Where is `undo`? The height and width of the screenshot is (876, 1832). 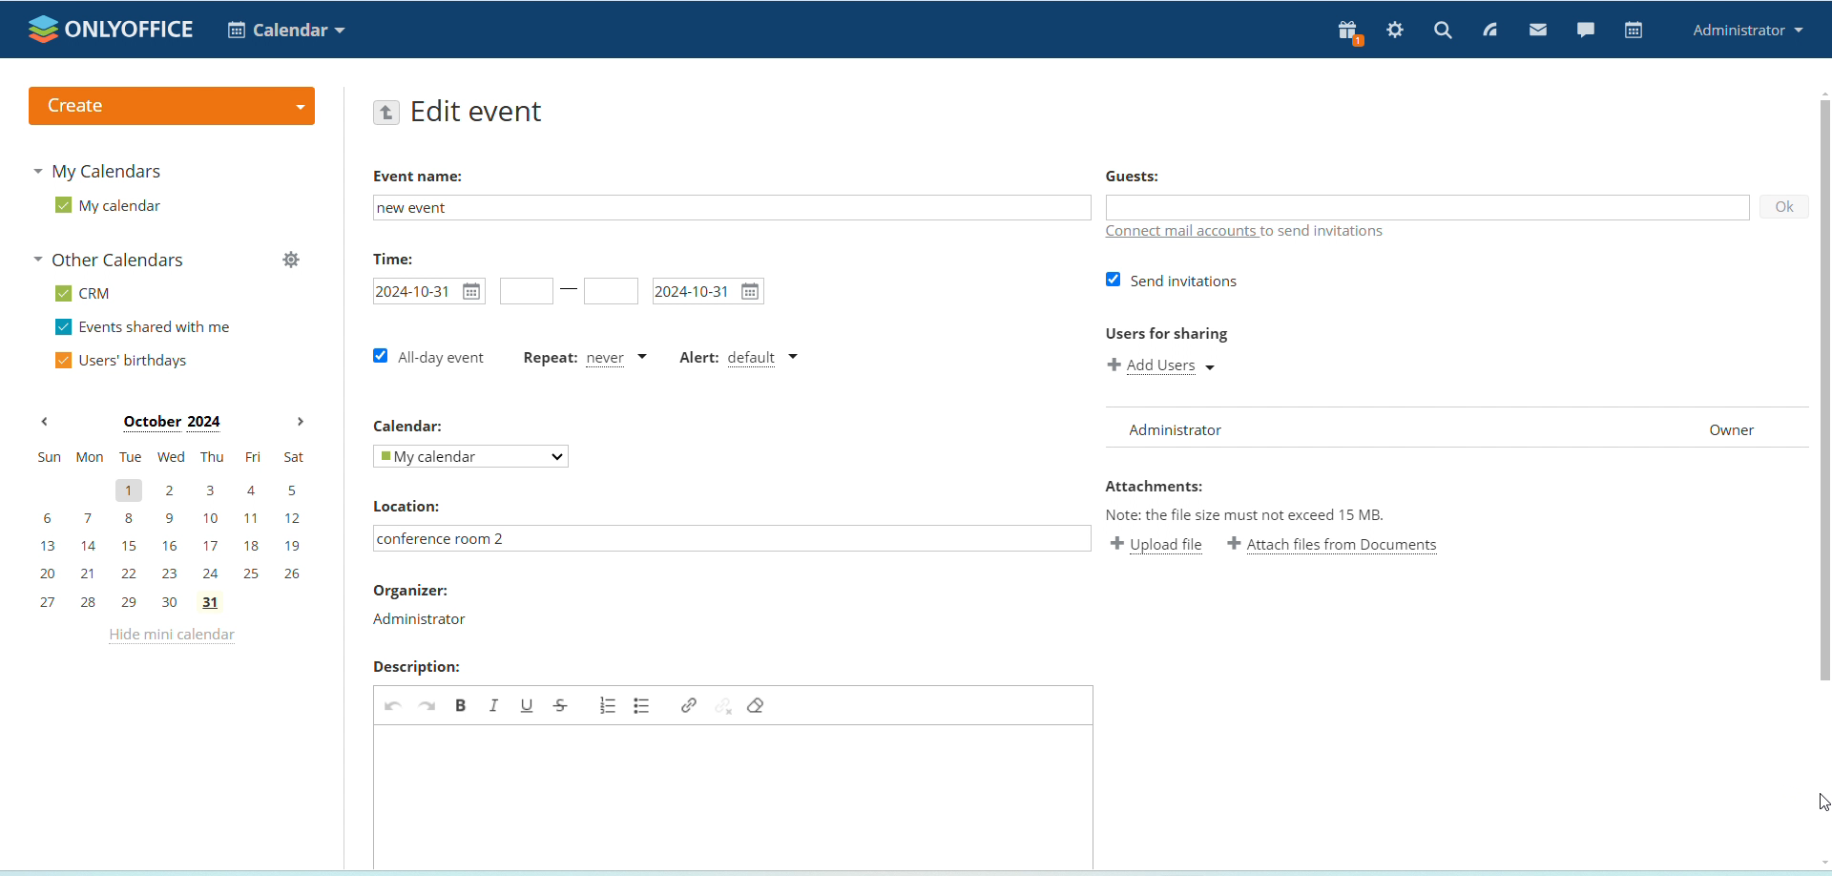 undo is located at coordinates (391, 704).